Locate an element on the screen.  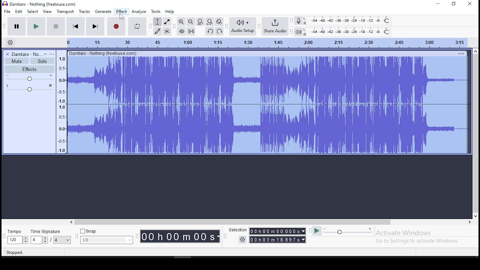
zoom toggle is located at coordinates (219, 21).